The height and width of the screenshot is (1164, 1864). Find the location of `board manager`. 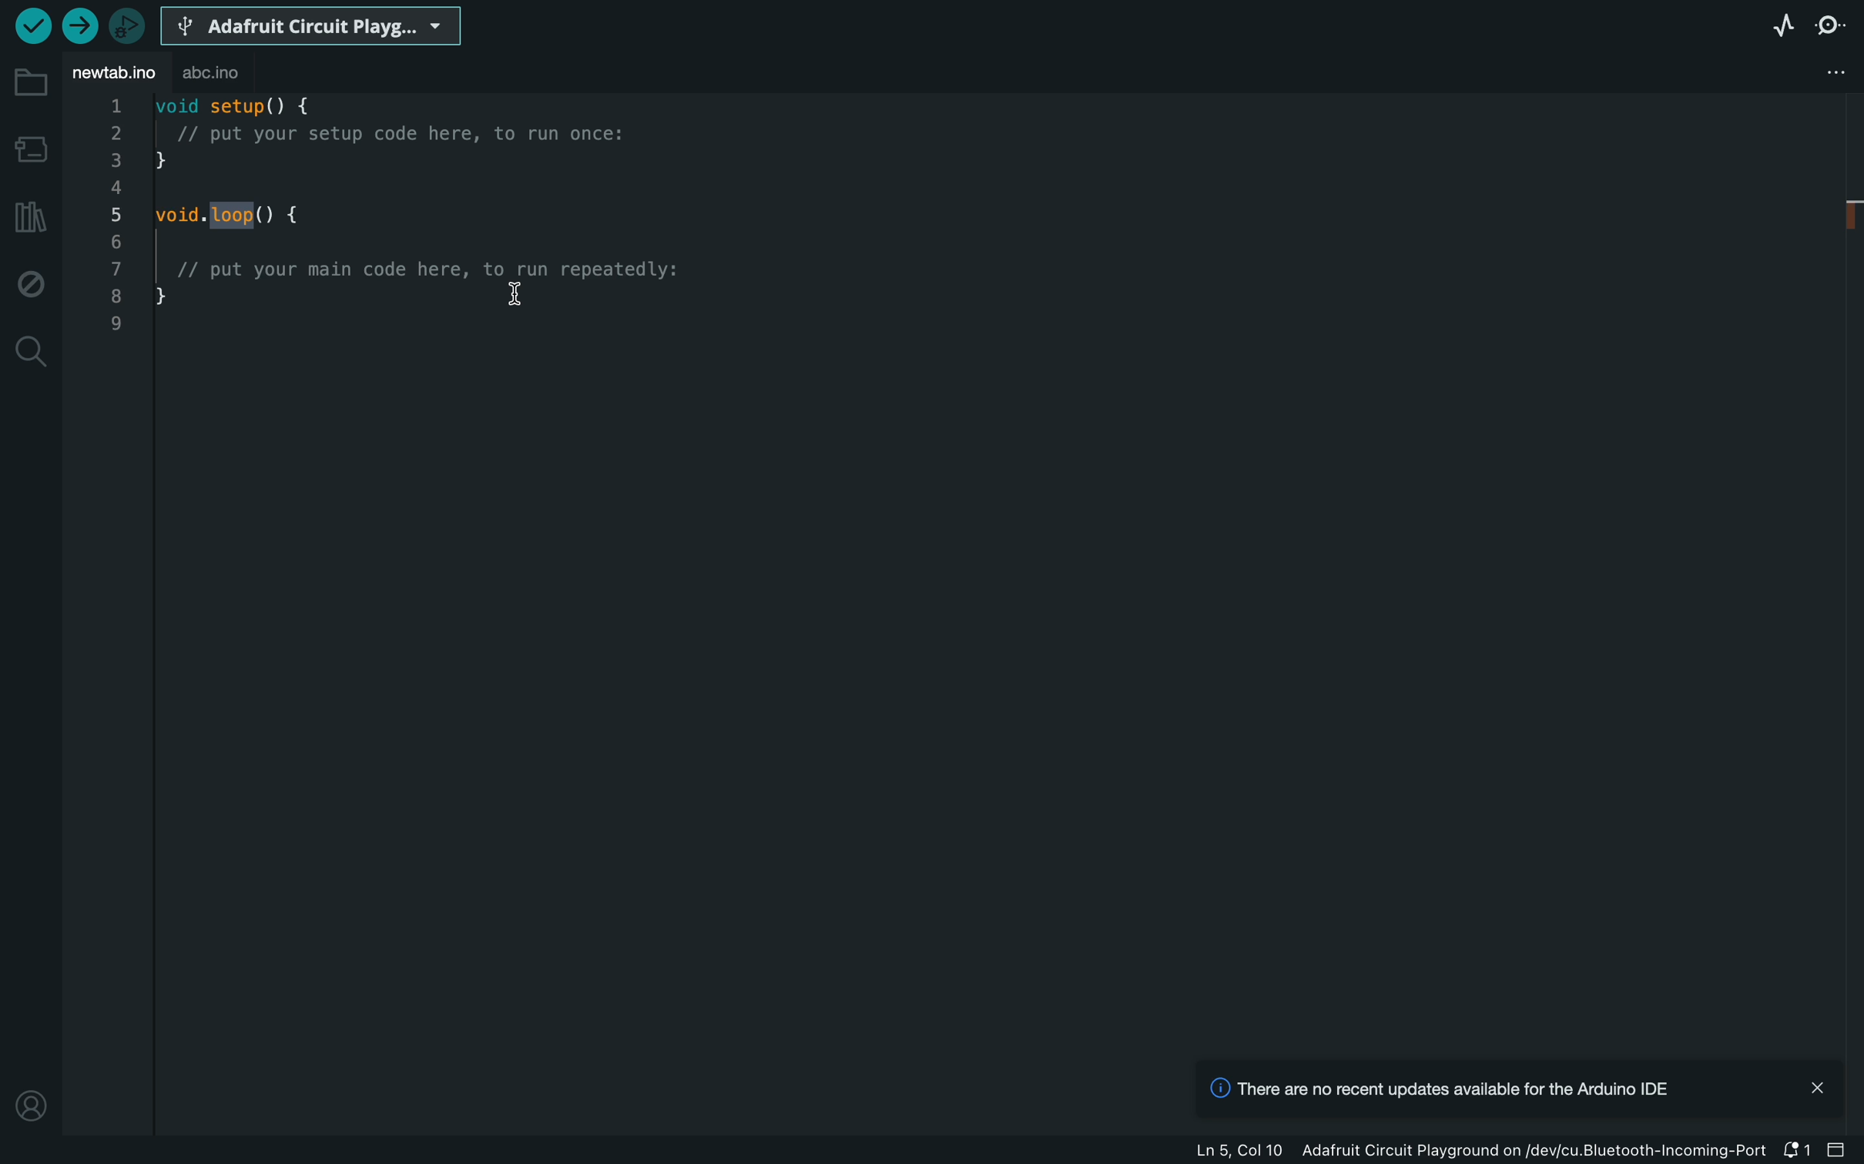

board manager is located at coordinates (32, 147).